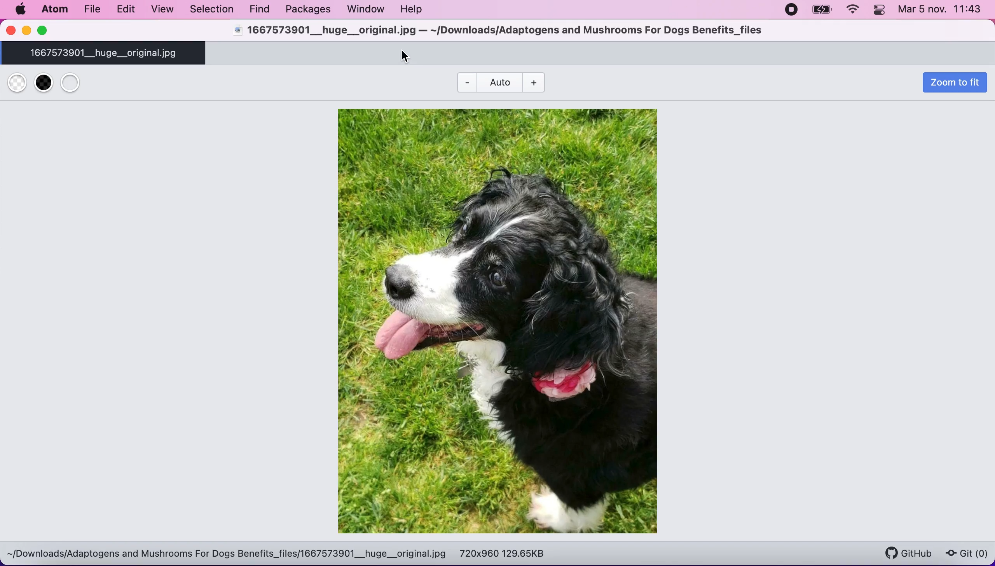 The width and height of the screenshot is (995, 566). What do you see at coordinates (941, 11) in the screenshot?
I see `Mar 5 nov. 11:42` at bounding box center [941, 11].